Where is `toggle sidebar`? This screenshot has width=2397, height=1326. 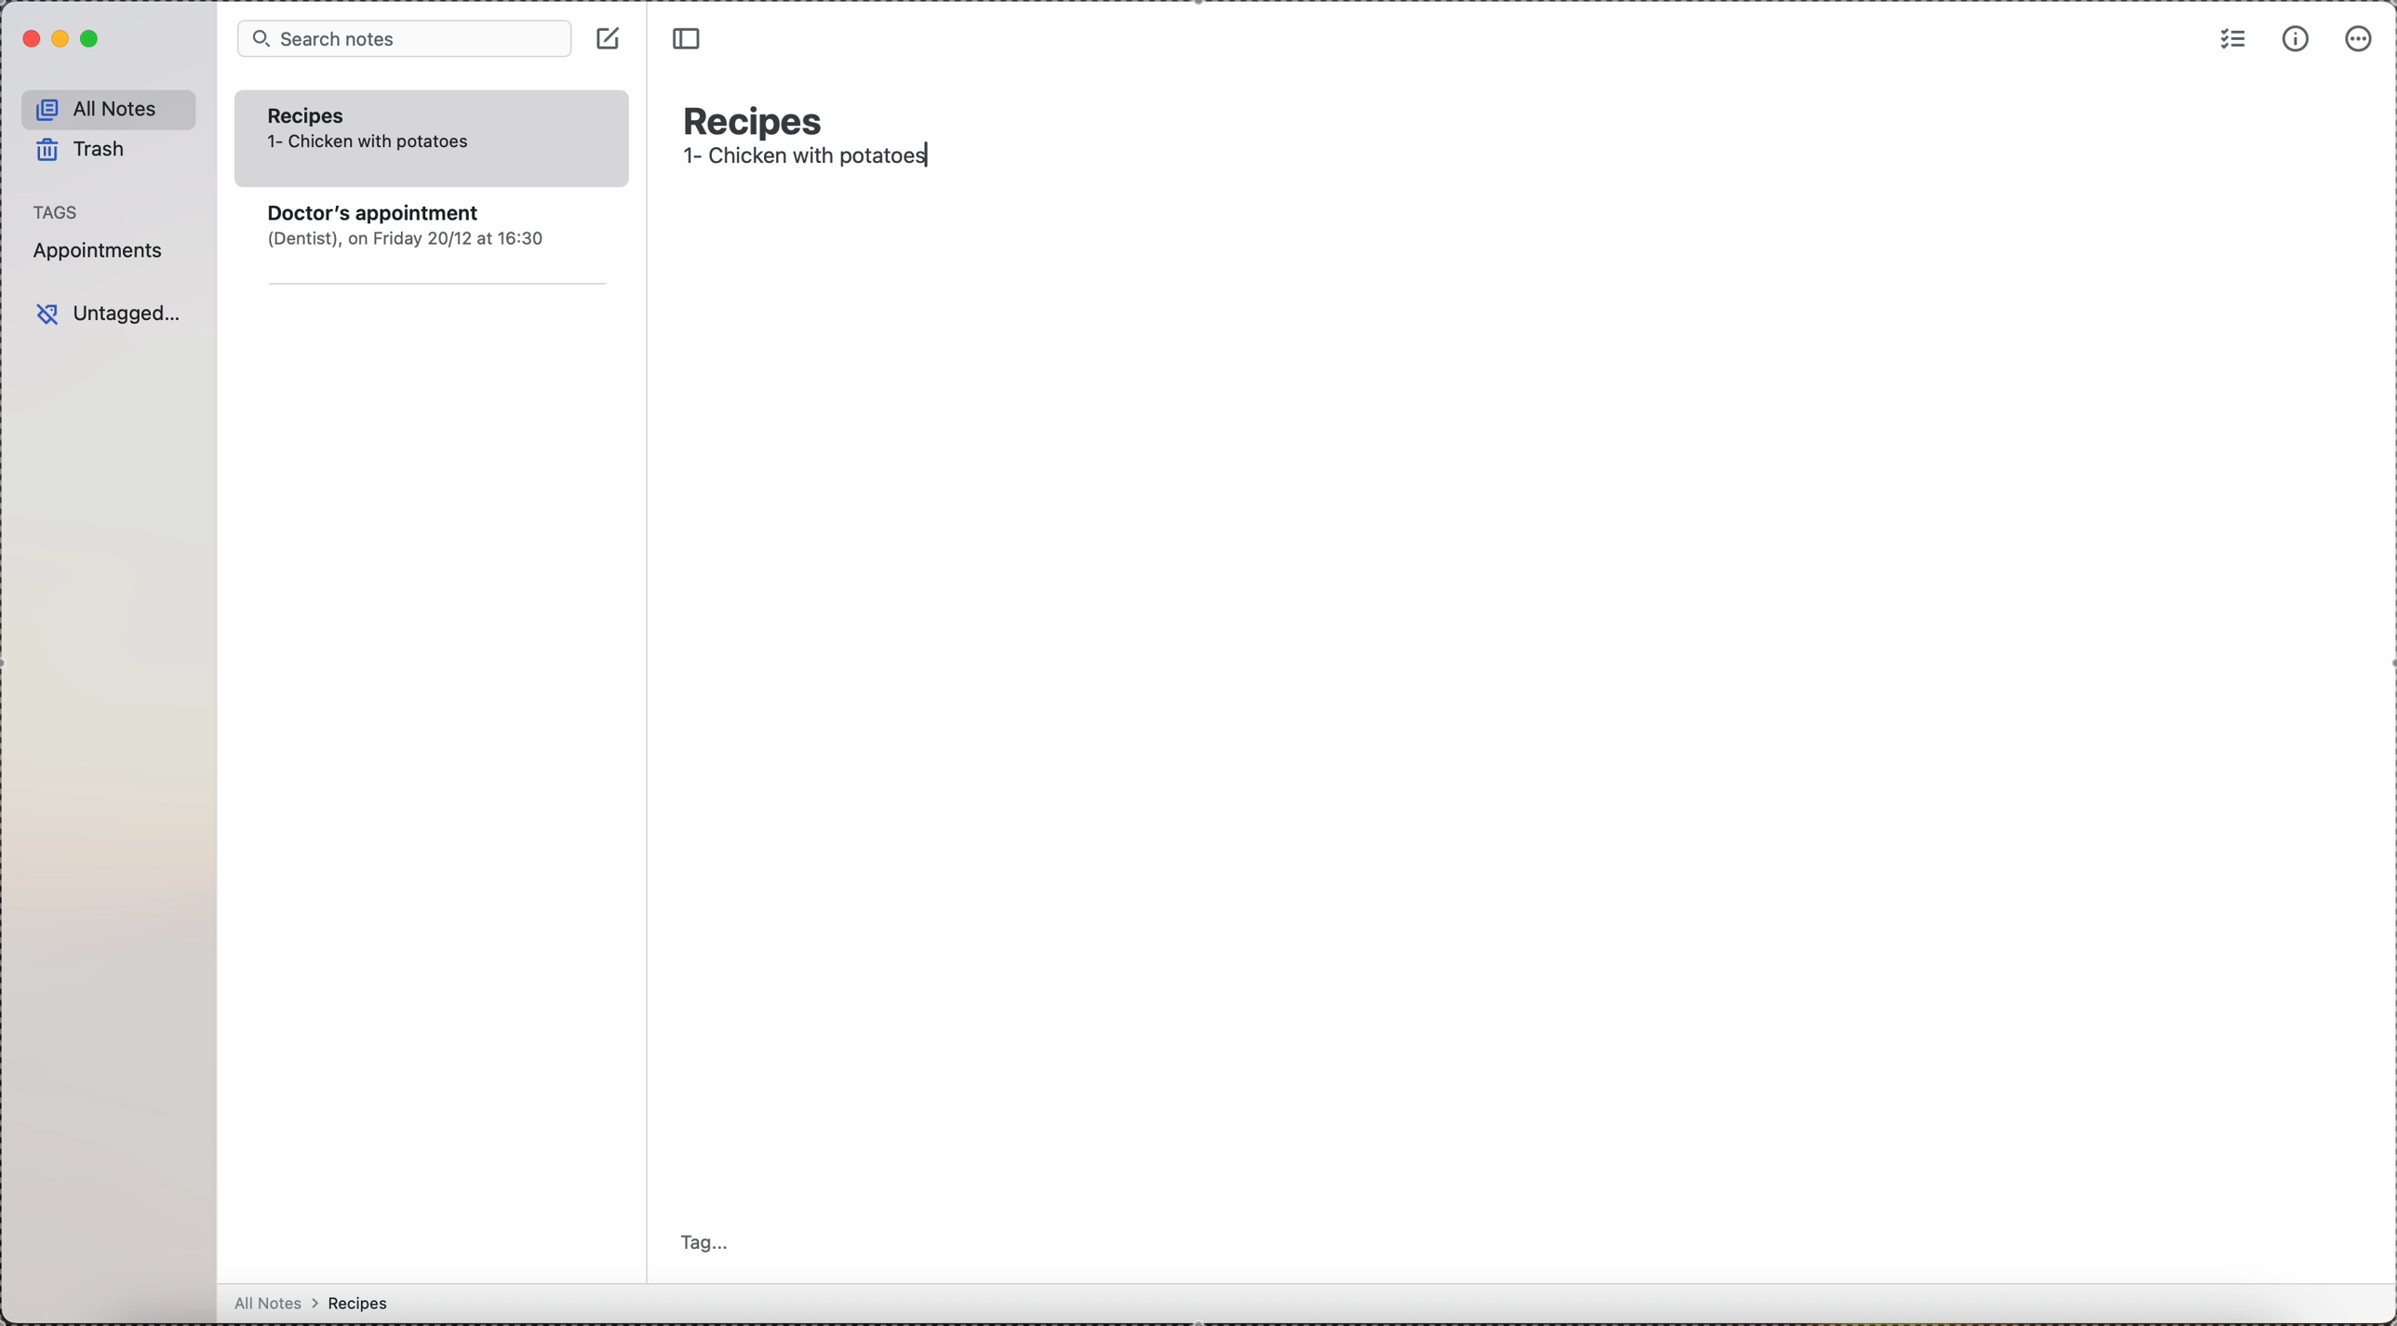 toggle sidebar is located at coordinates (685, 36).